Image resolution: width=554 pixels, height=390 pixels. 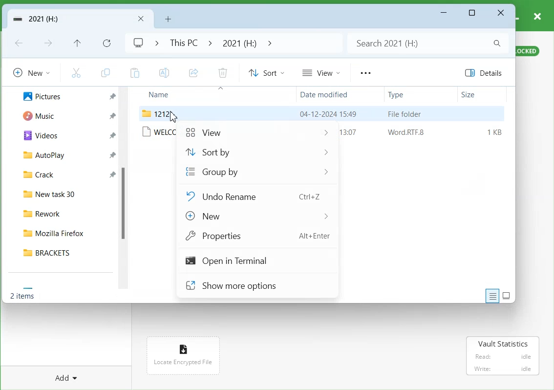 I want to click on Videos, so click(x=38, y=136).